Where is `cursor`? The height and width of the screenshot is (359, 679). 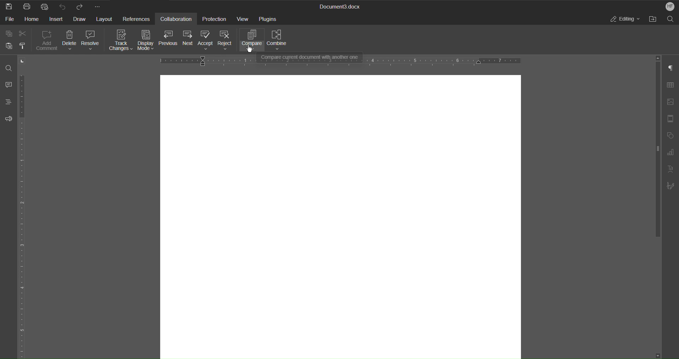 cursor is located at coordinates (250, 49).